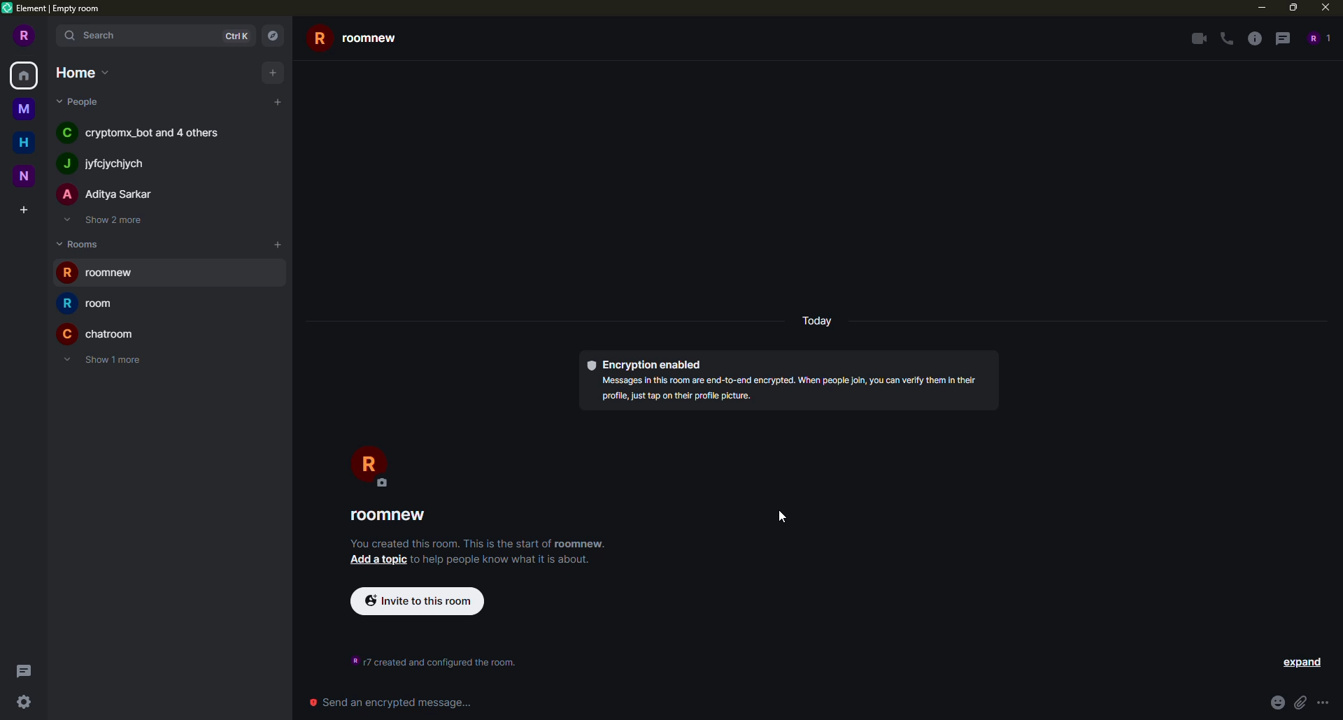  What do you see at coordinates (106, 361) in the screenshot?
I see `show 1 more` at bounding box center [106, 361].